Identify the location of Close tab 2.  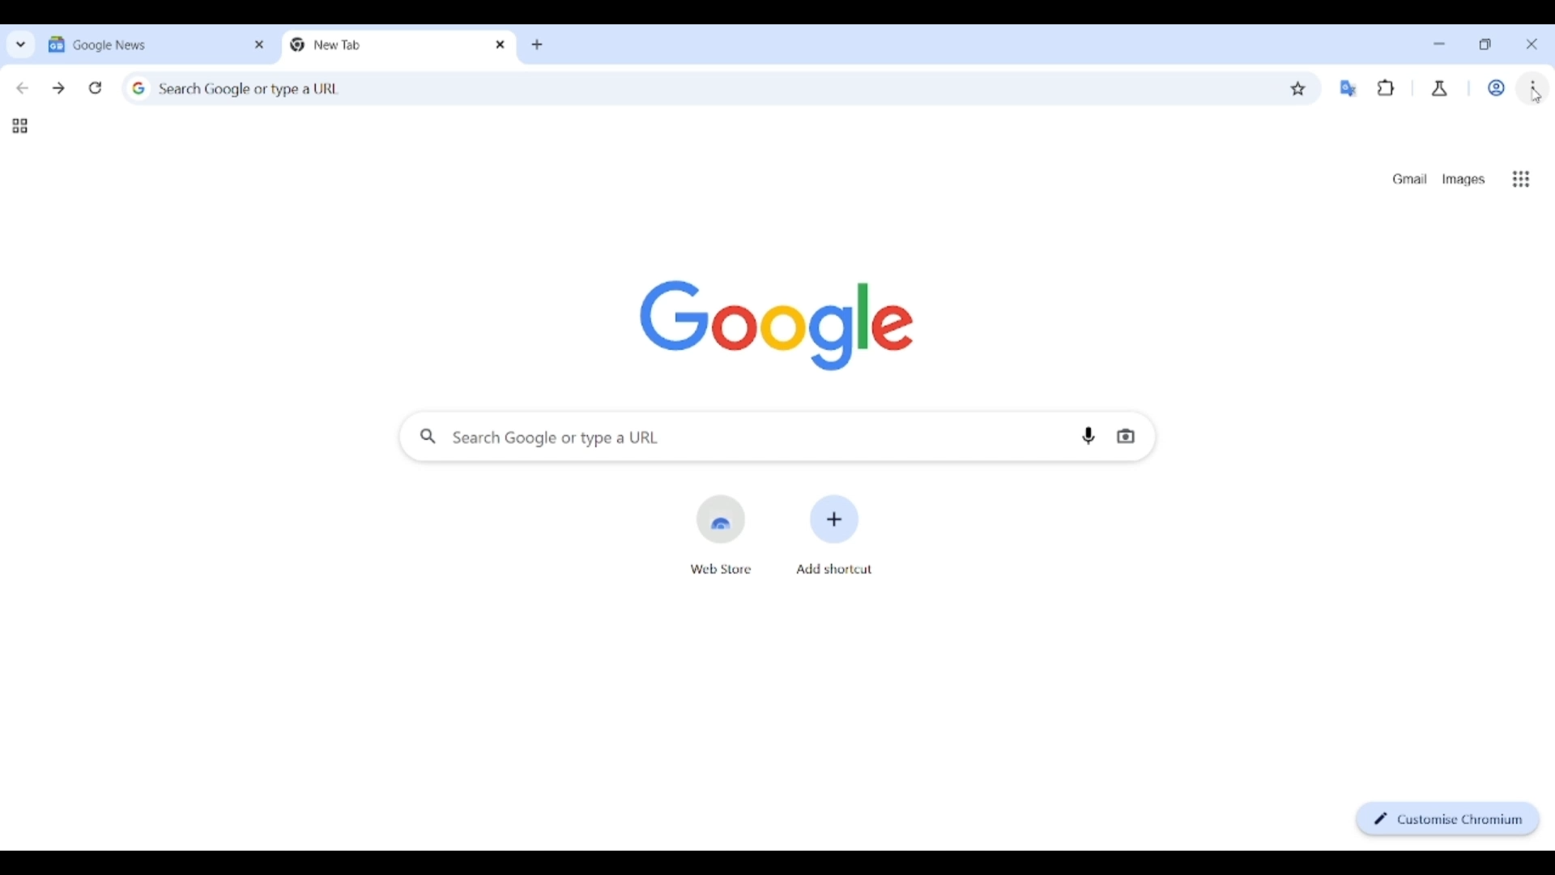
(501, 45).